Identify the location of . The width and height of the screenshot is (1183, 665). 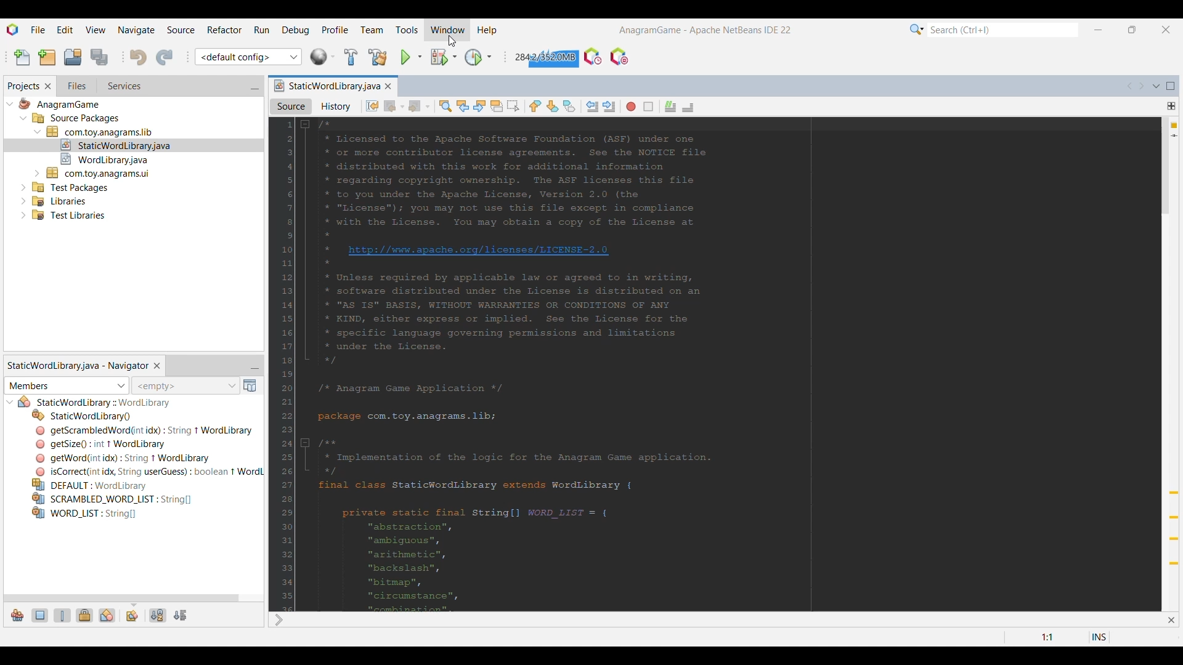
(147, 471).